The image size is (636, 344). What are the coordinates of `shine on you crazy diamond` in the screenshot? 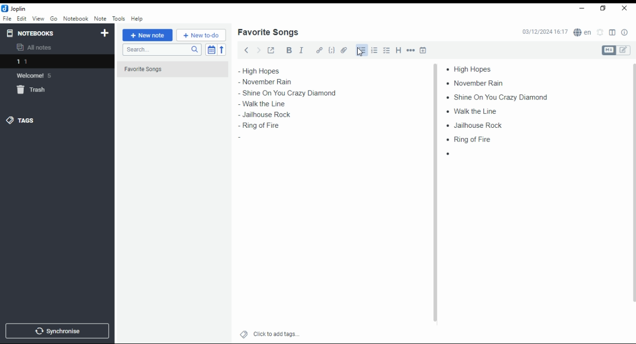 It's located at (290, 92).